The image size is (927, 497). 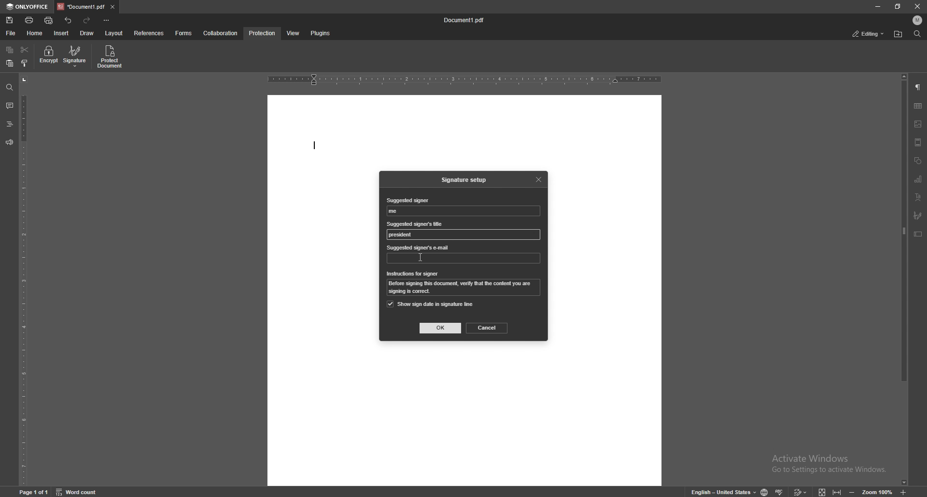 I want to click on signature setup, so click(x=466, y=180).